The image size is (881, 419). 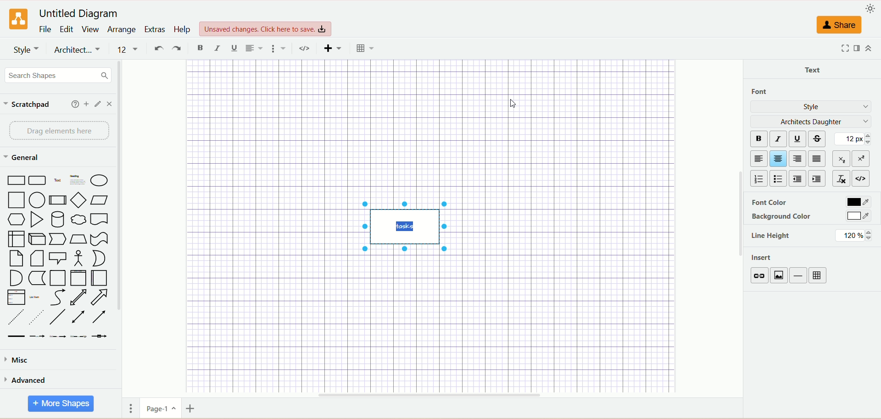 I want to click on vertical scroll bar, so click(x=740, y=228).